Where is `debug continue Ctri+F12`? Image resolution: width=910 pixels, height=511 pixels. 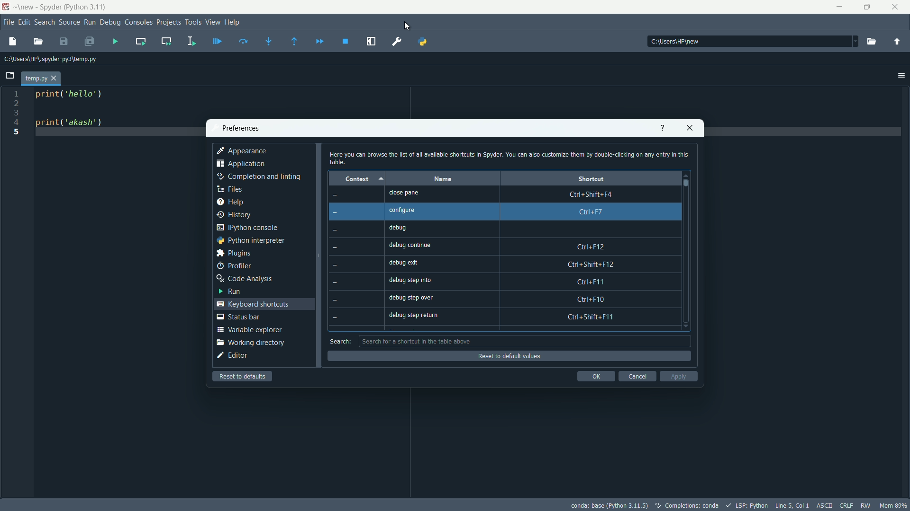 debug continue Ctri+F12 is located at coordinates (512, 245).